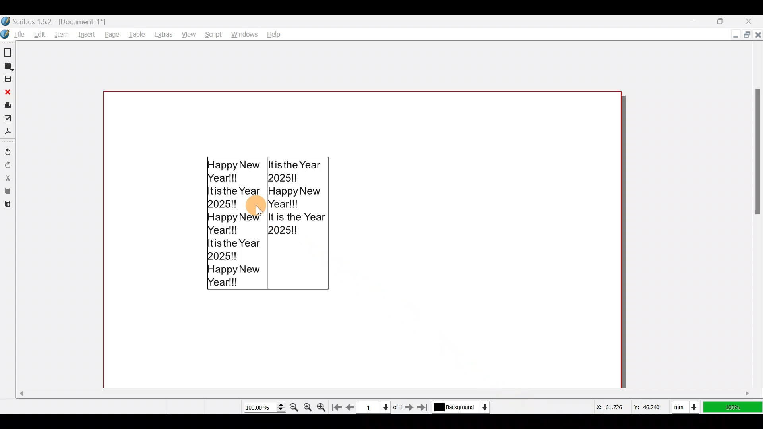 The width and height of the screenshot is (763, 429). Describe the element at coordinates (745, 35) in the screenshot. I see `Maximize` at that location.